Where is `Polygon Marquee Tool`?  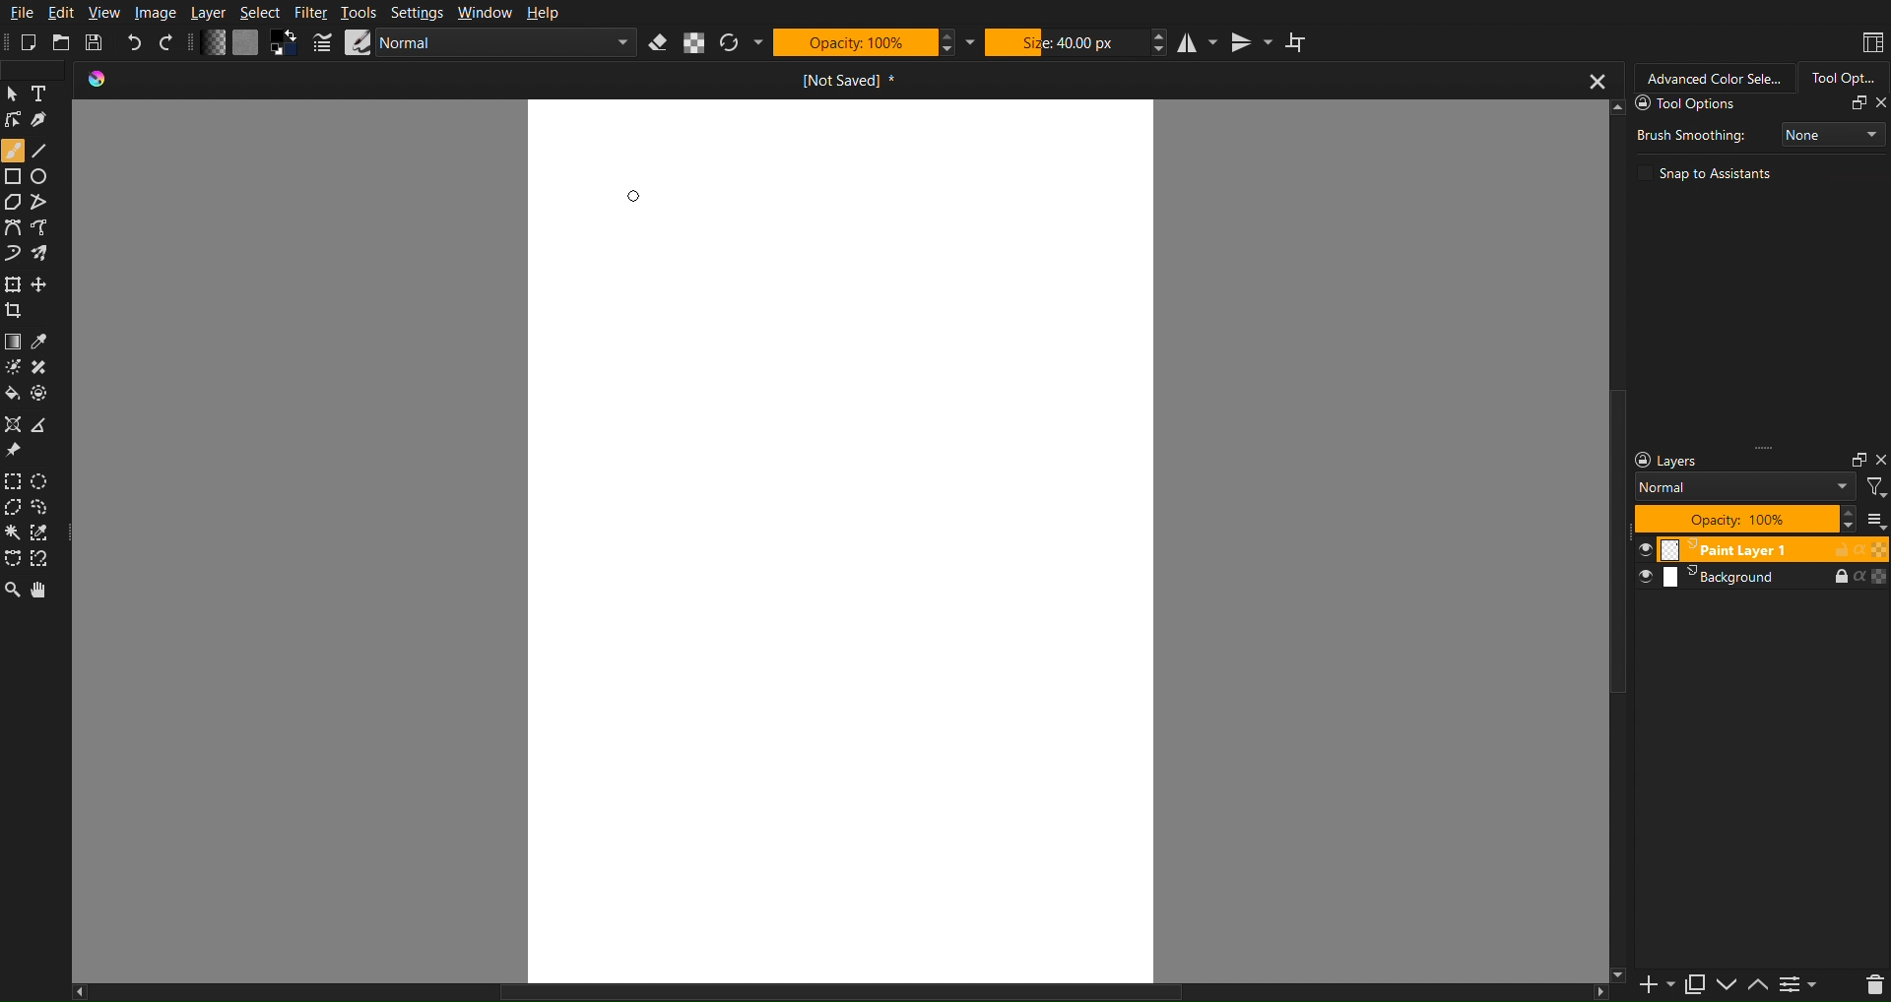 Polygon Marquee Tool is located at coordinates (16, 510).